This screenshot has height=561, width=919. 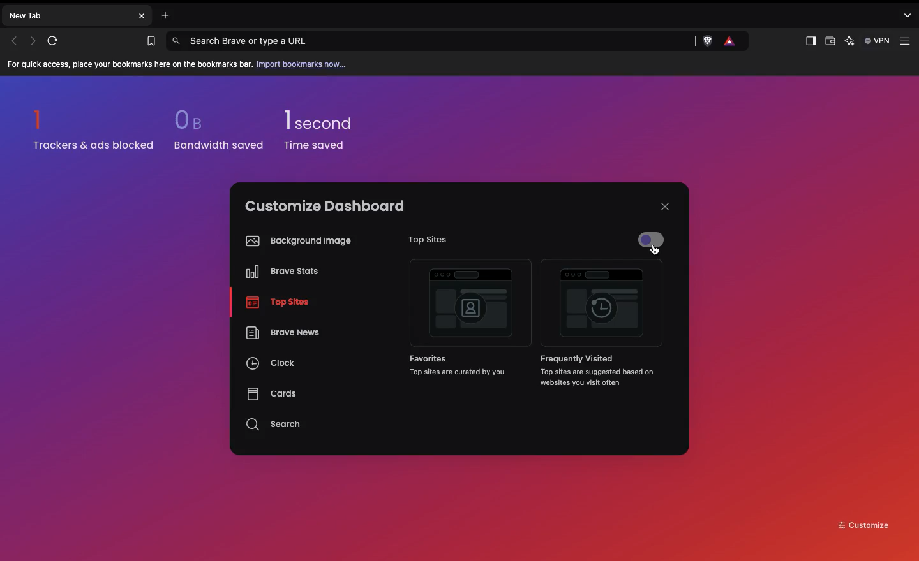 I want to click on Off, so click(x=653, y=244).